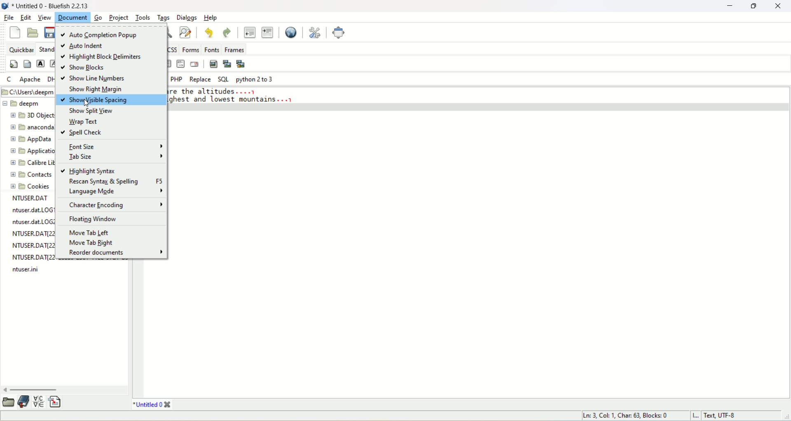 The height and width of the screenshot is (421, 791). I want to click on email, so click(194, 63).